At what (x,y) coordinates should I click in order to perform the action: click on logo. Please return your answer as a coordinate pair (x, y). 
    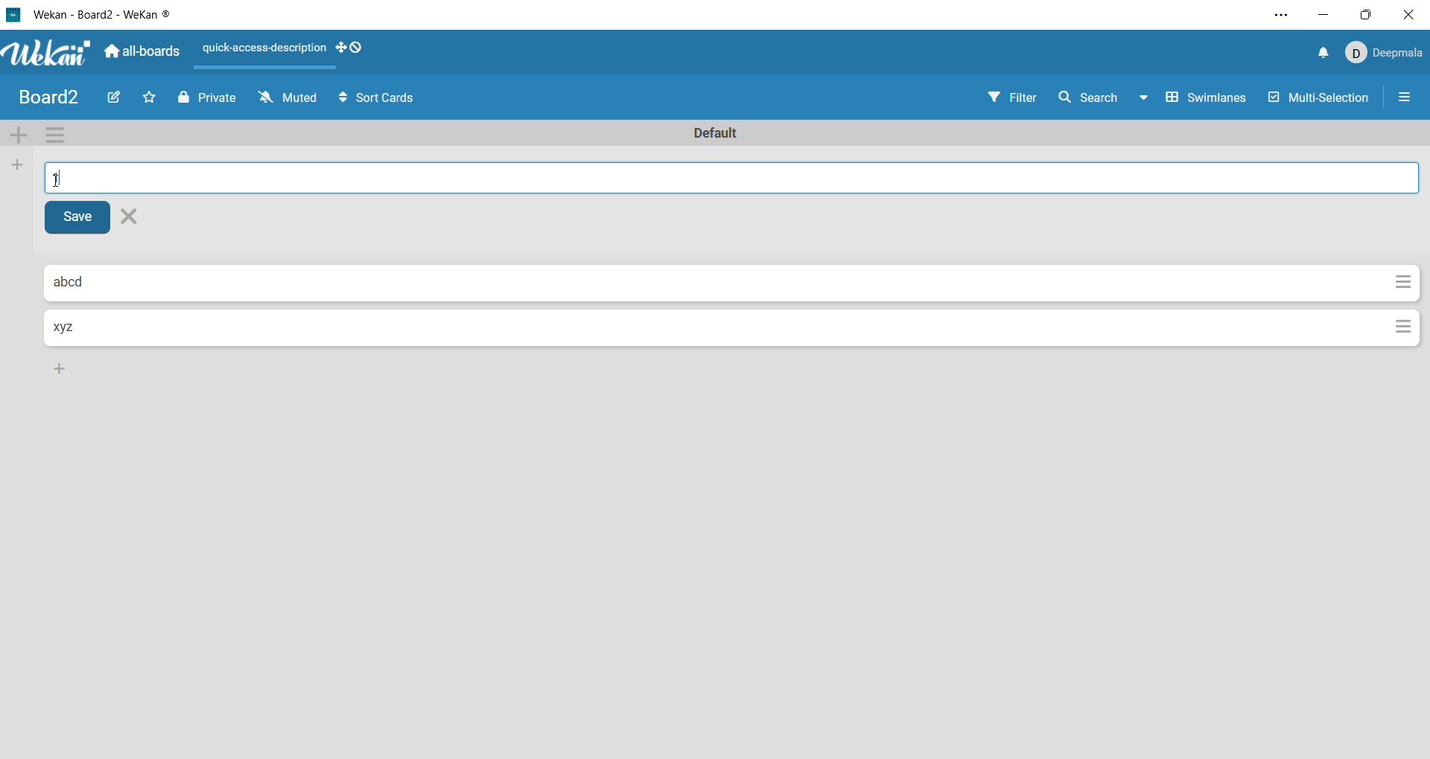
    Looking at the image, I should click on (12, 14).